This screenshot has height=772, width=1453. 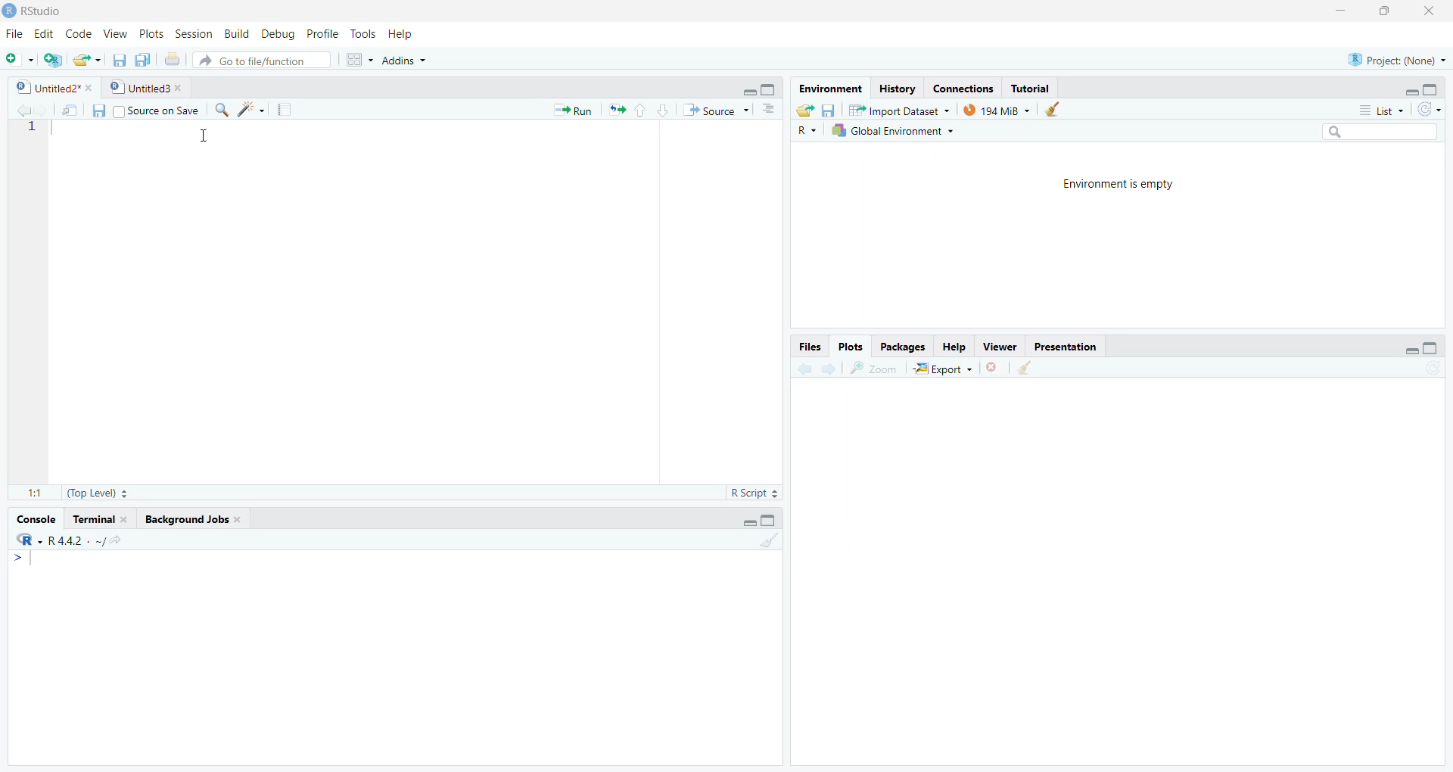 I want to click on Minimize, so click(x=1411, y=92).